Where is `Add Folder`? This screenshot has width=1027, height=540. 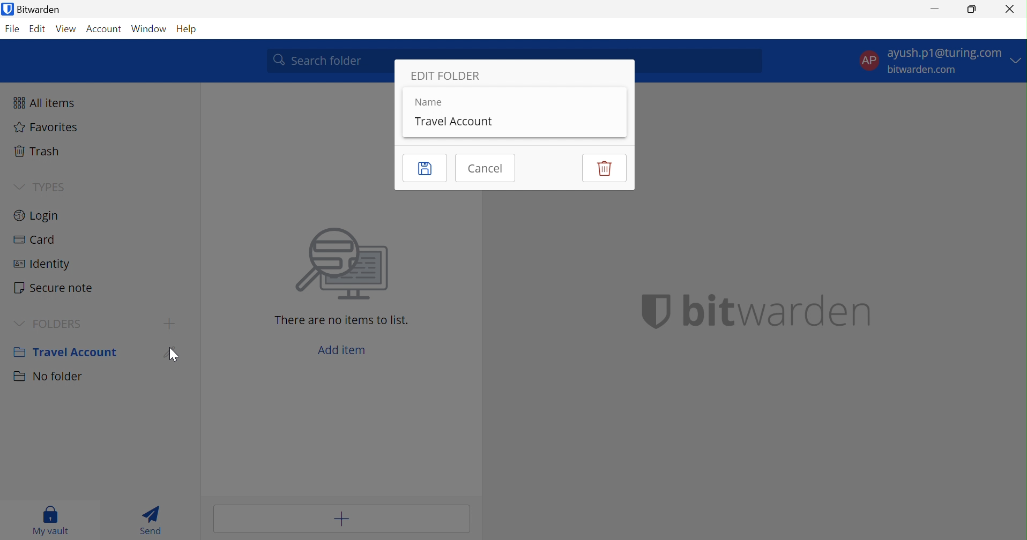 Add Folder is located at coordinates (169, 325).